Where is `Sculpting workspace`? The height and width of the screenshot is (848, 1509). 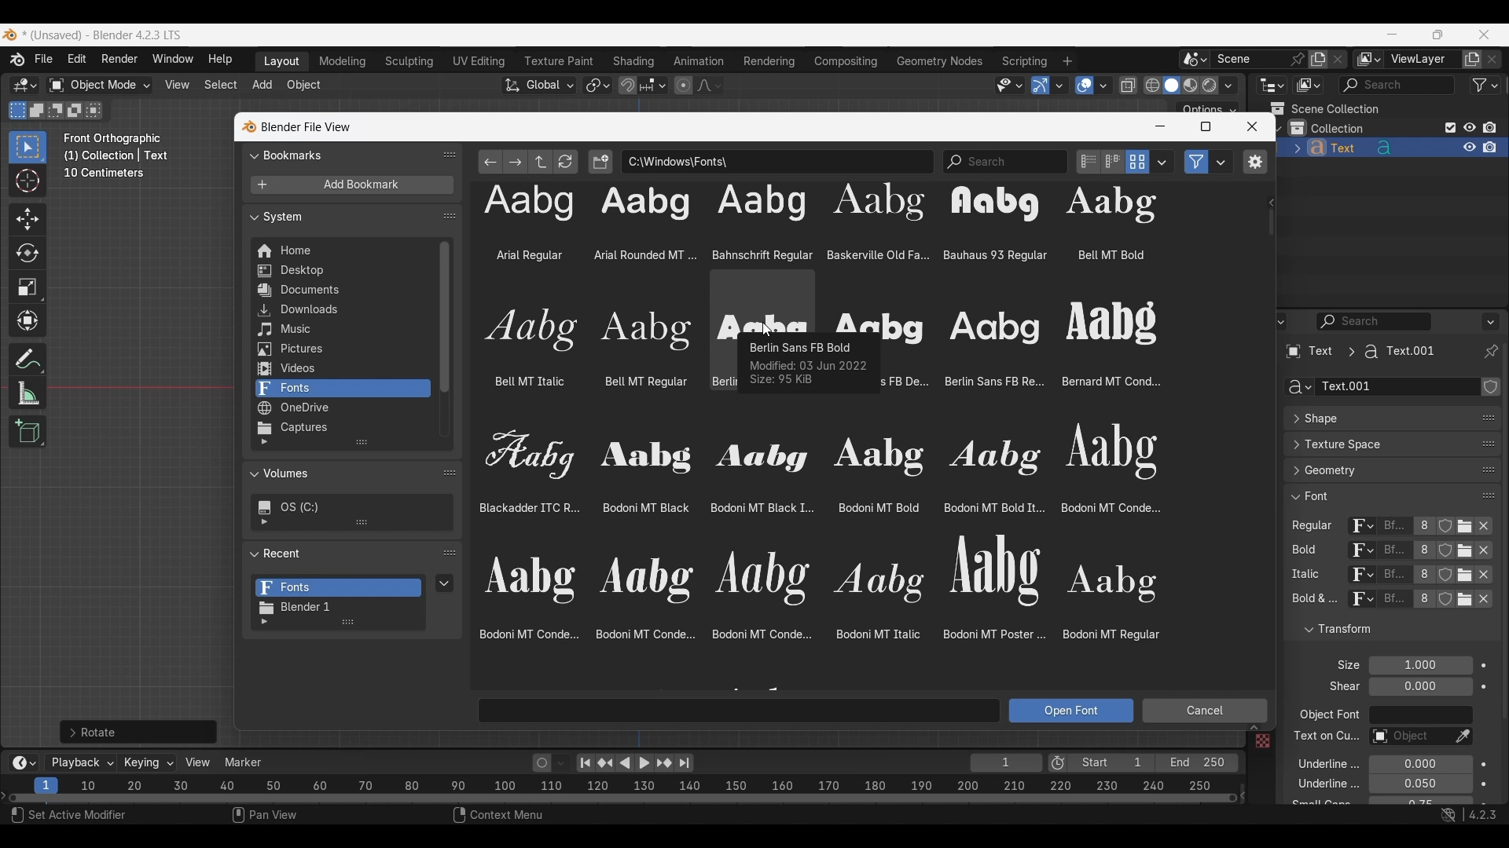
Sculpting workspace is located at coordinates (411, 61).